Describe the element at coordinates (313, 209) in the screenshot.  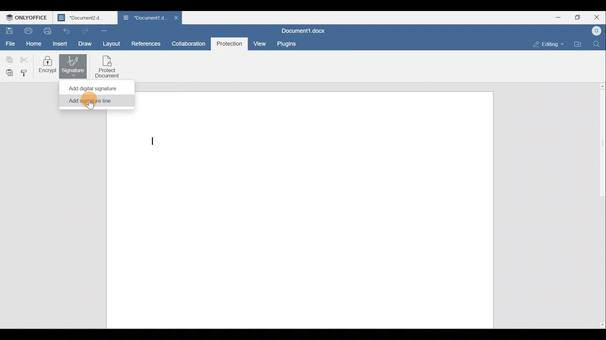
I see `Working area` at that location.